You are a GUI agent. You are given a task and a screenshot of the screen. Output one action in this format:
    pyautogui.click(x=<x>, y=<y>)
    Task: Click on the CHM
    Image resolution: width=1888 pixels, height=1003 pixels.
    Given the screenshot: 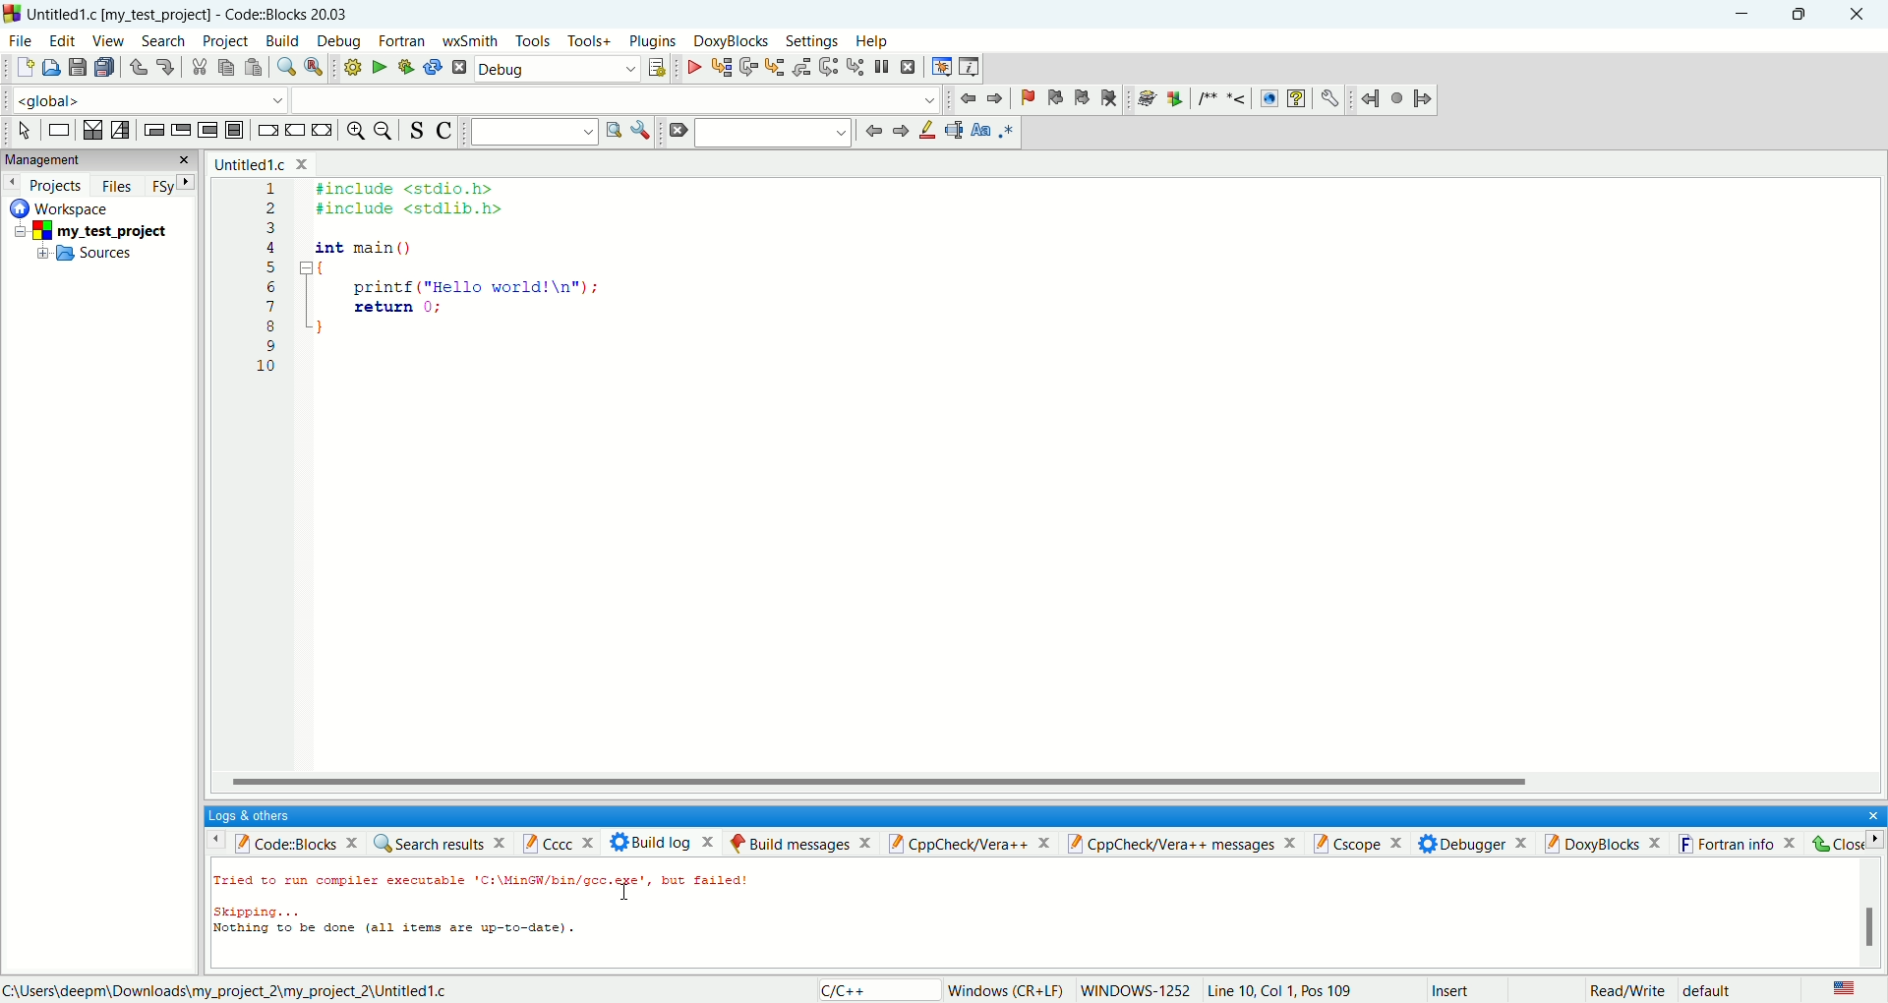 What is the action you would take?
    pyautogui.click(x=1296, y=99)
    